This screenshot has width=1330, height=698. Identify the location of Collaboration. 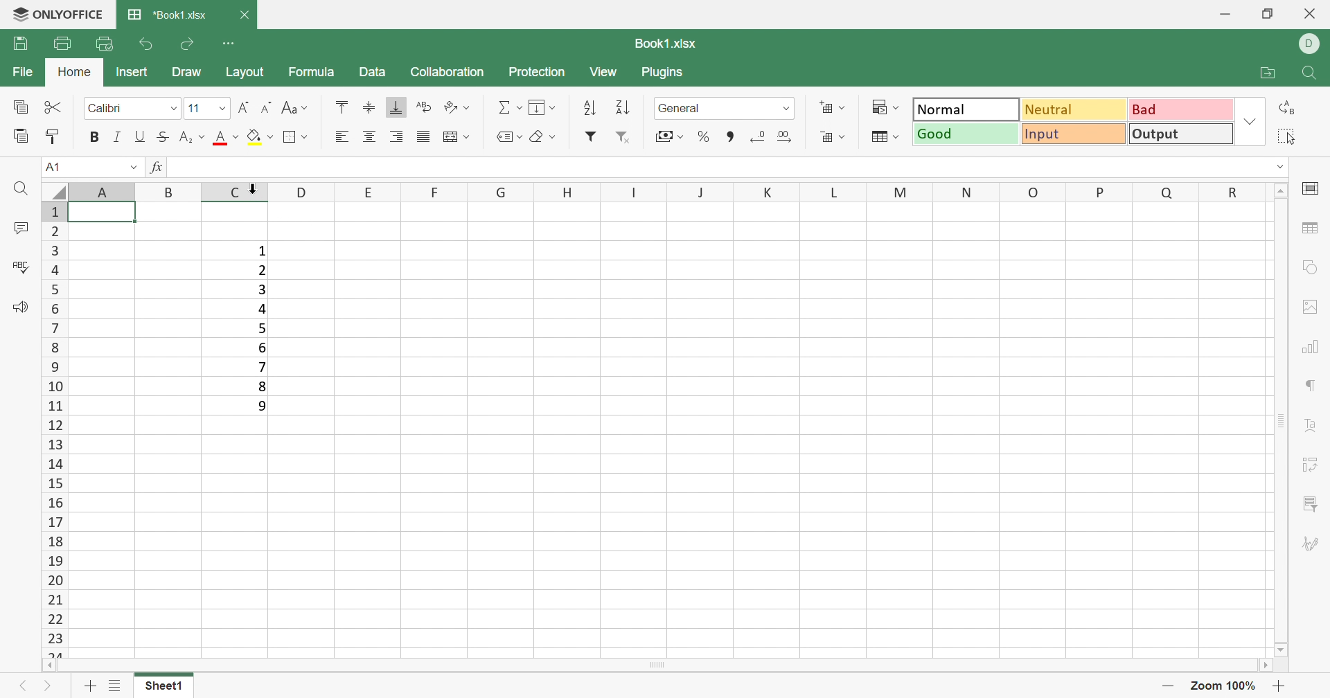
(450, 73).